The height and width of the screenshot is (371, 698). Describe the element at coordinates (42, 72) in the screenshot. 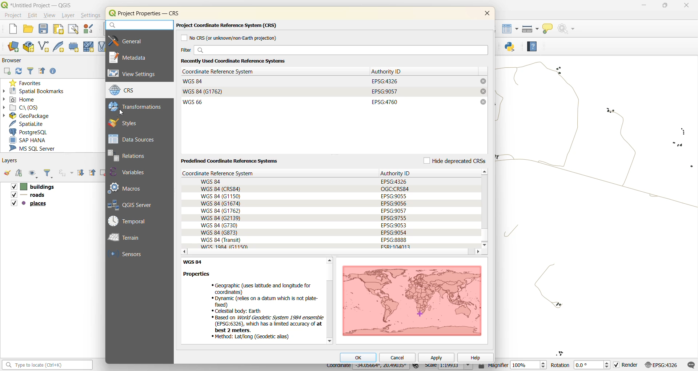

I see `collapse all` at that location.